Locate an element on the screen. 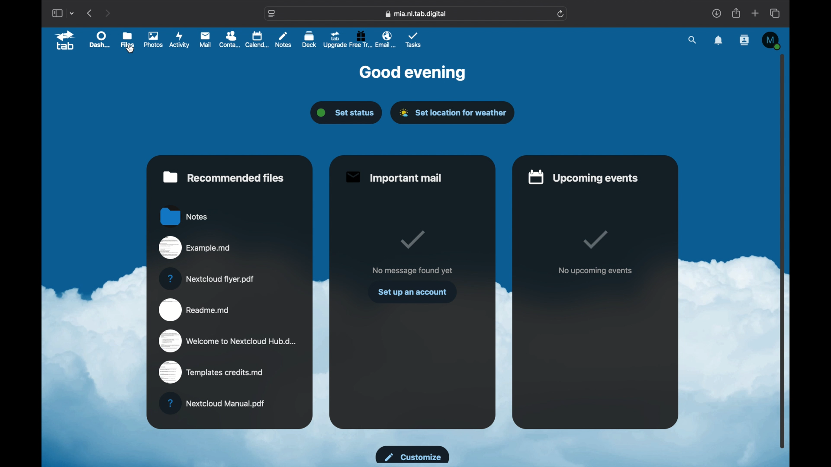 This screenshot has width=831, height=467. tasks is located at coordinates (413, 40).